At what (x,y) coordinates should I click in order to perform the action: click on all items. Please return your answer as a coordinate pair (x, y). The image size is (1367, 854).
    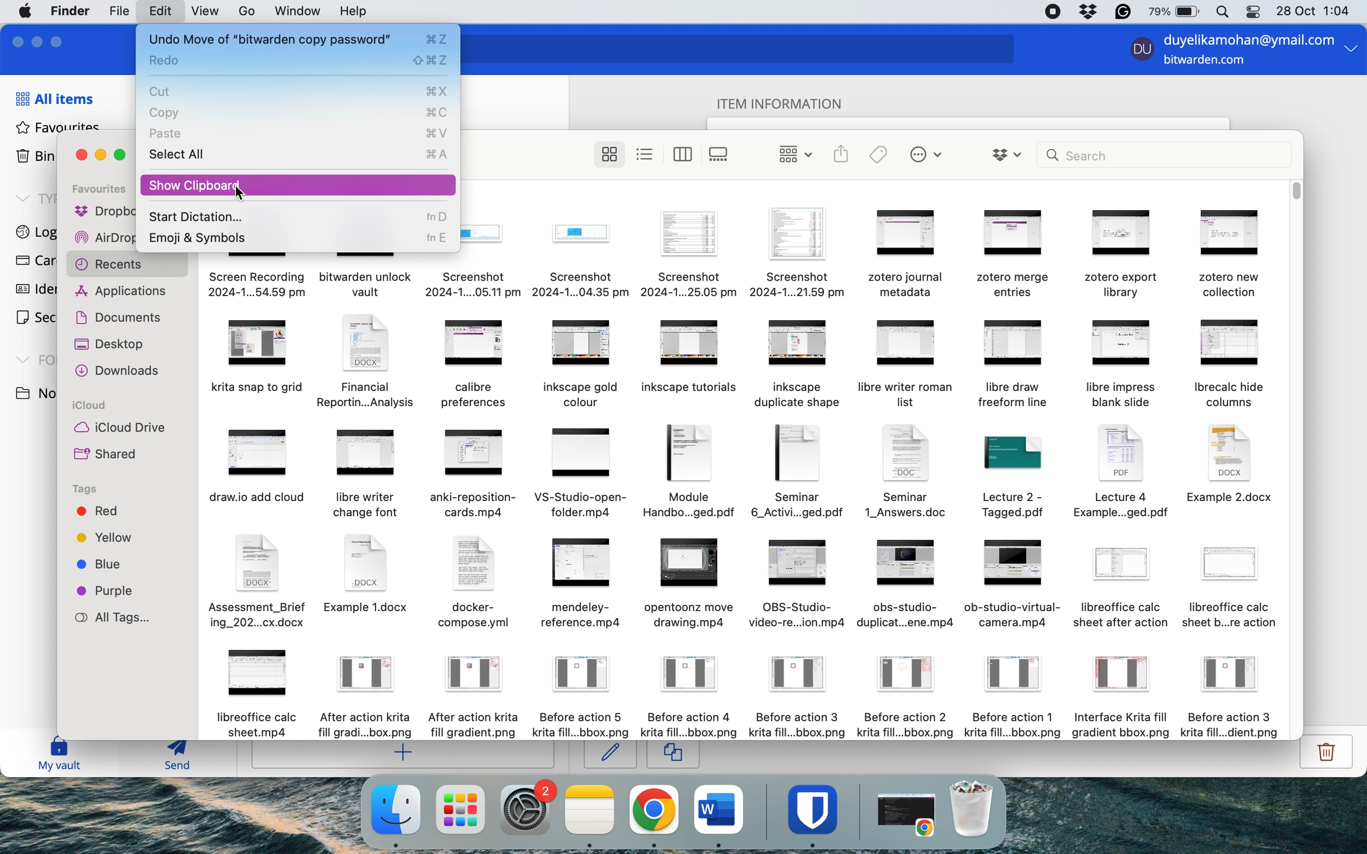
    Looking at the image, I should click on (54, 98).